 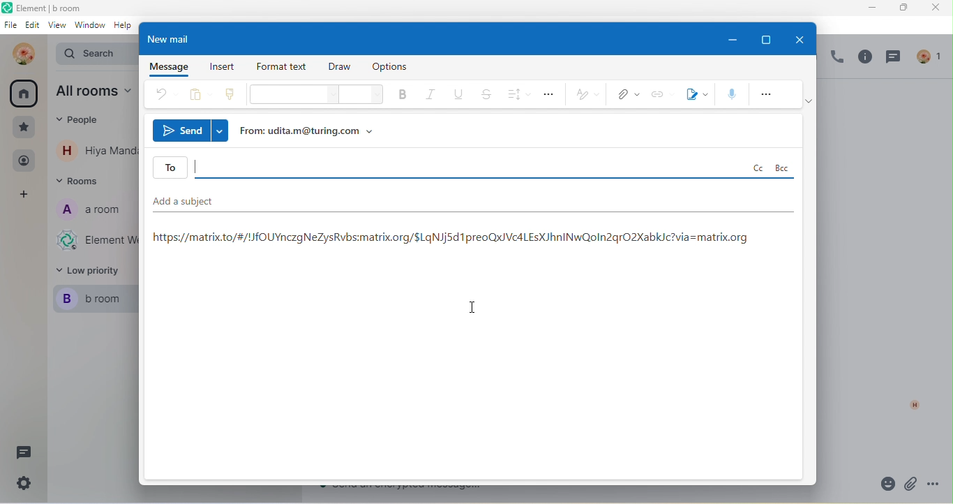 What do you see at coordinates (33, 27) in the screenshot?
I see `edit` at bounding box center [33, 27].